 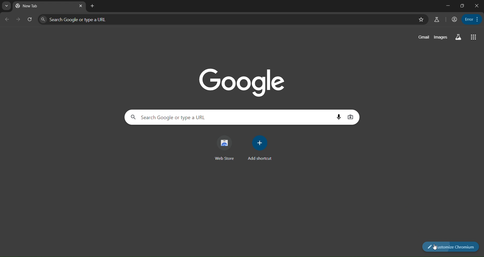 I want to click on menu, so click(x=472, y=19).